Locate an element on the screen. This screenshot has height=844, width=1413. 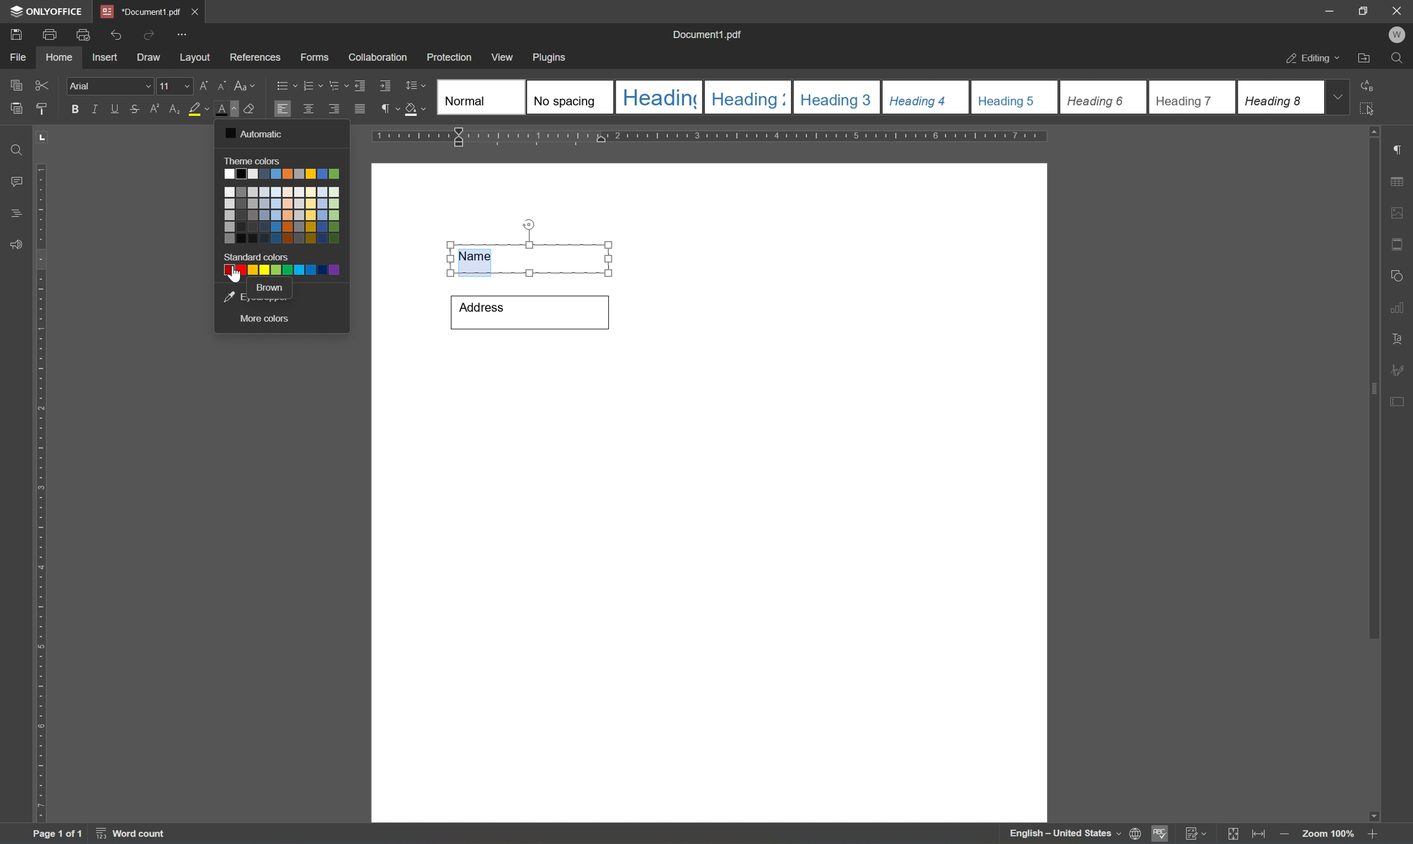
forms is located at coordinates (314, 57).